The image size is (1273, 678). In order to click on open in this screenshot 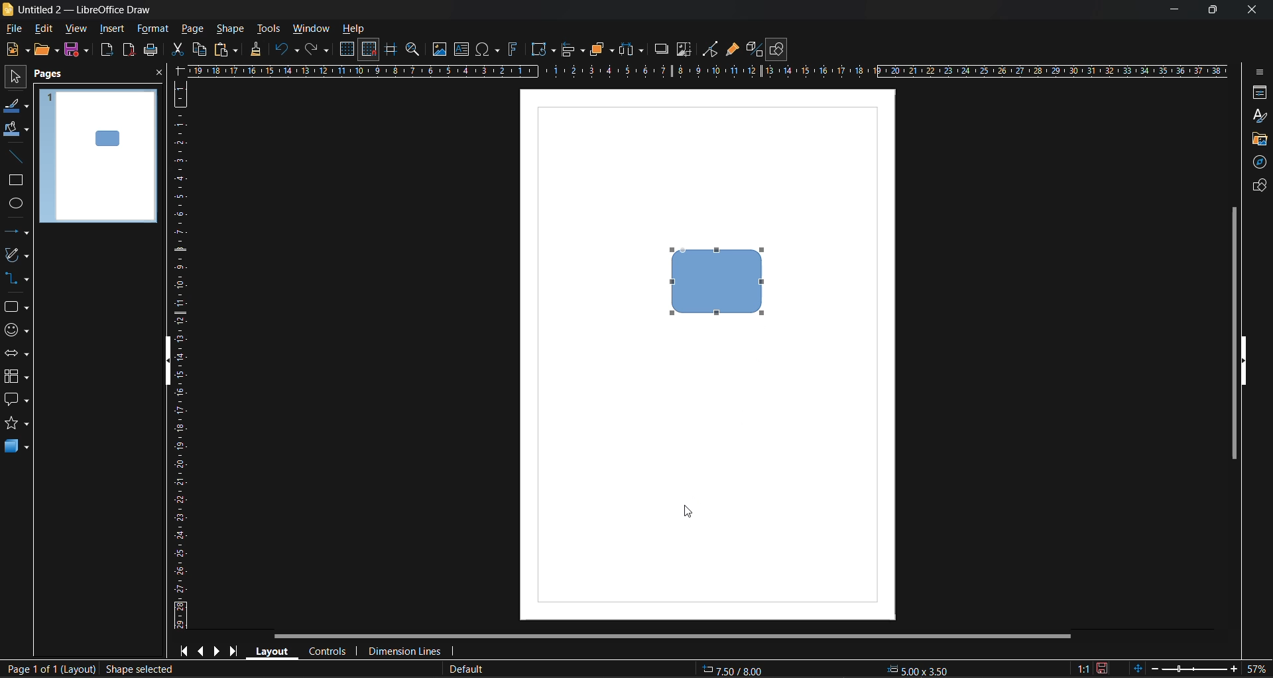, I will do `click(46, 50)`.